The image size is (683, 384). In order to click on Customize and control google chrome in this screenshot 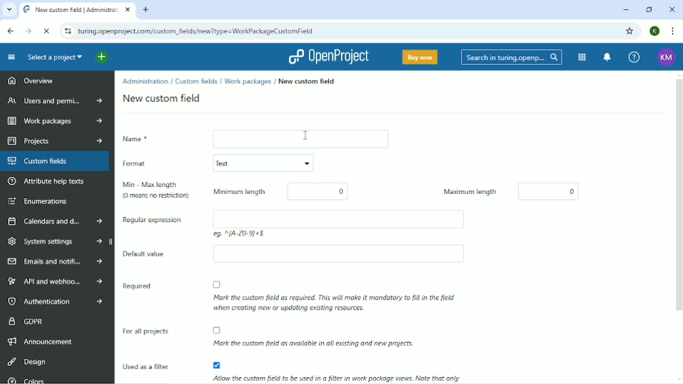, I will do `click(672, 31)`.